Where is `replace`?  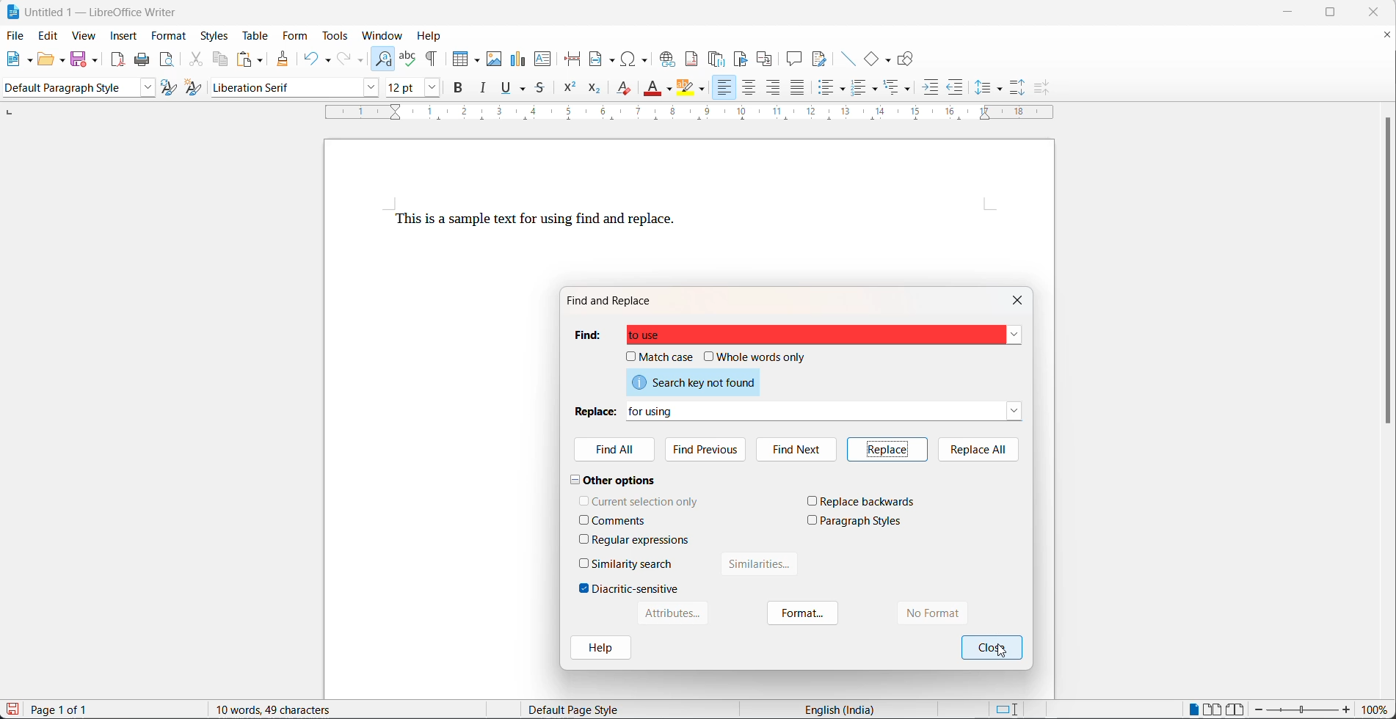 replace is located at coordinates (889, 448).